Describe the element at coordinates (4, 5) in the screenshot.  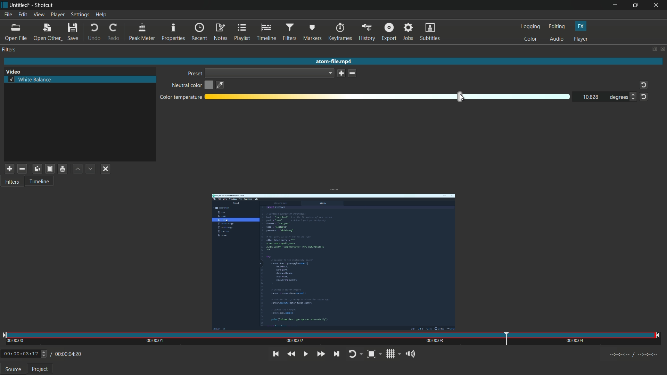
I see `Shotcut icon` at that location.